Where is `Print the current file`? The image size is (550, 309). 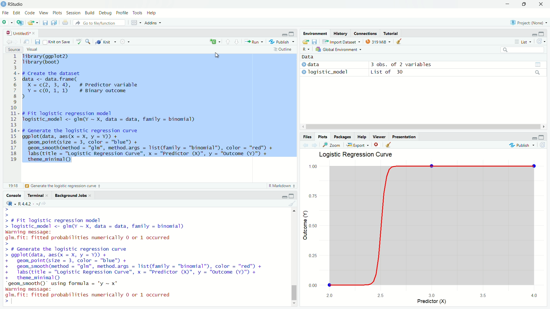
Print the current file is located at coordinates (66, 22).